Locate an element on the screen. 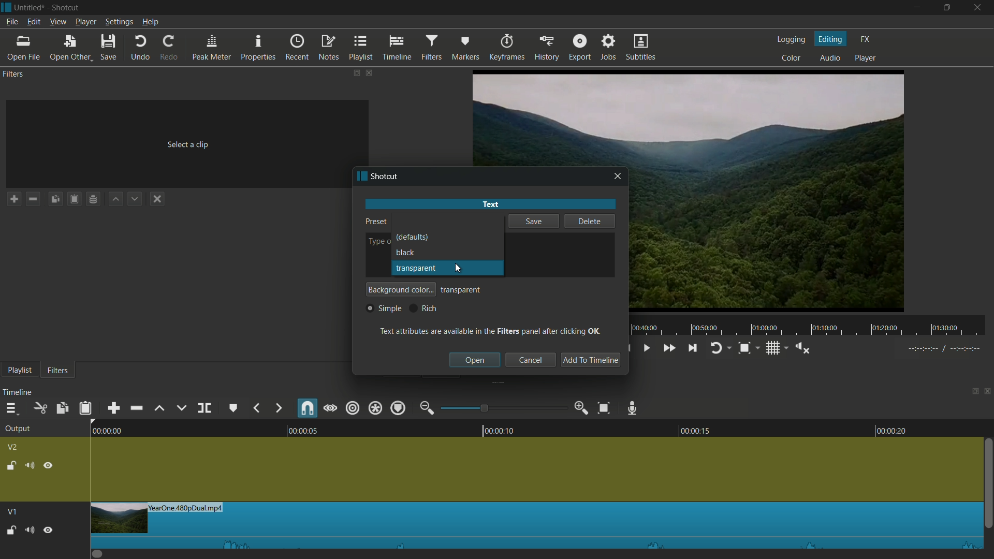 Image resolution: width=994 pixels, height=559 pixels. playlist is located at coordinates (19, 370).